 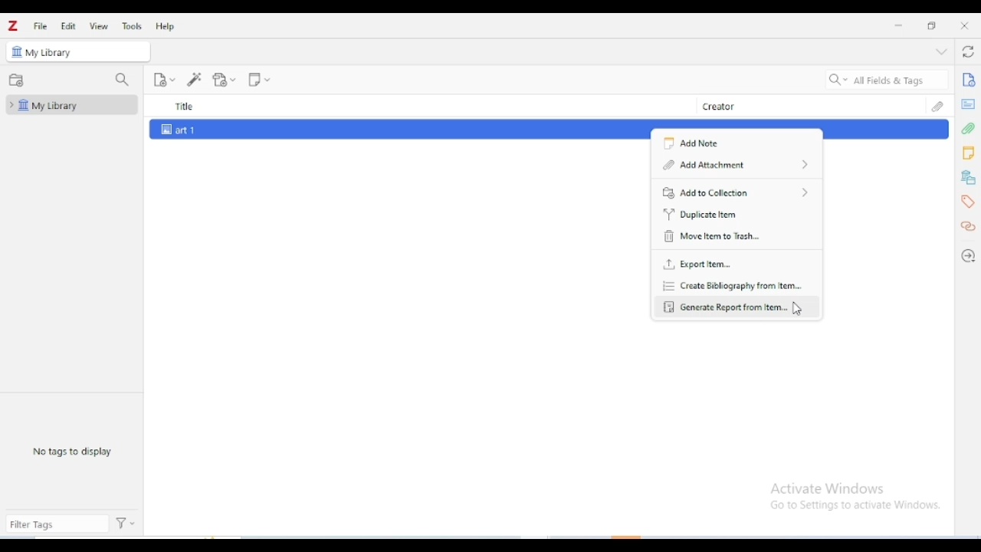 What do you see at coordinates (809, 105) in the screenshot?
I see `creator` at bounding box center [809, 105].